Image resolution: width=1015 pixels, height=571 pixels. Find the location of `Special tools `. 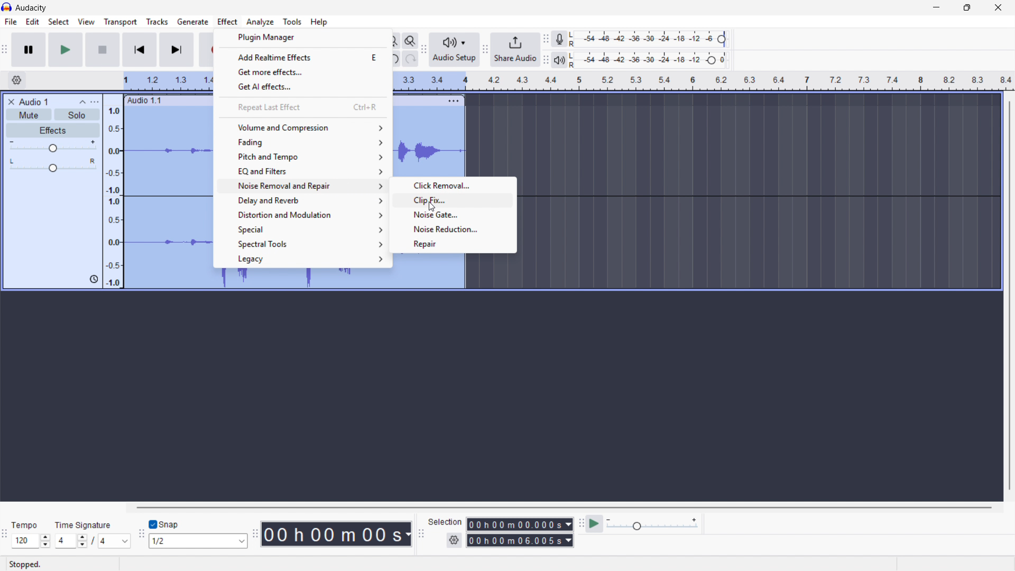

Special tools  is located at coordinates (301, 244).